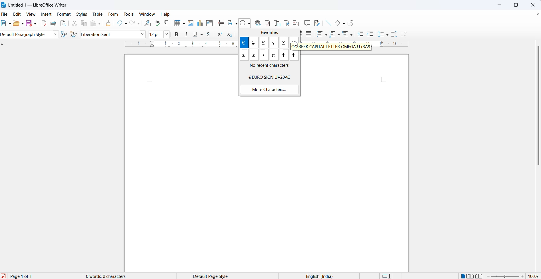 The height and width of the screenshot is (279, 541). What do you see at coordinates (143, 34) in the screenshot?
I see `font name options` at bounding box center [143, 34].